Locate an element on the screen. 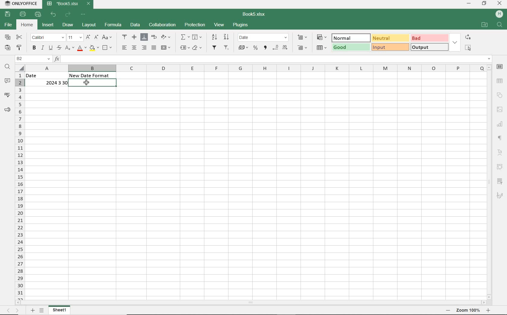 This screenshot has width=507, height=315. FIND is located at coordinates (500, 25).